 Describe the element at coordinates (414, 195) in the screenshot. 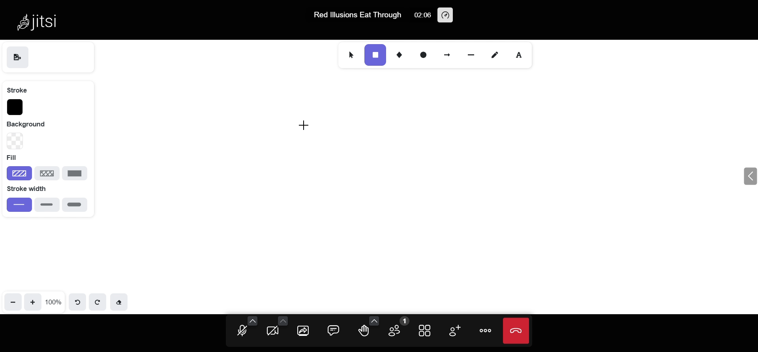

I see `whiteboard` at that location.